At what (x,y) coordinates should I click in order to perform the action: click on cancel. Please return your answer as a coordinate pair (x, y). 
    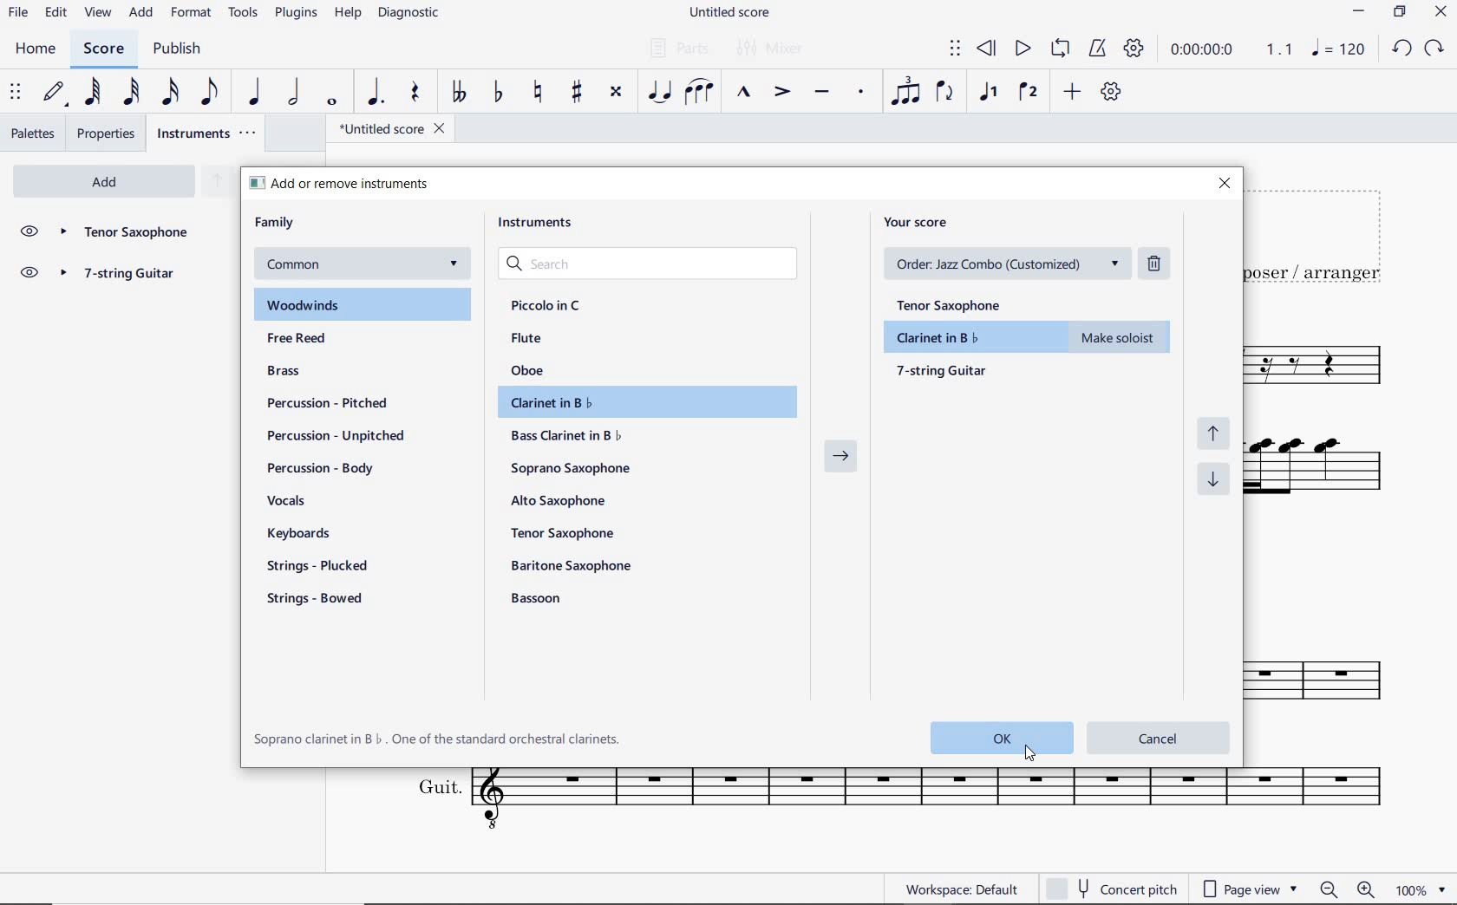
    Looking at the image, I should click on (1160, 736).